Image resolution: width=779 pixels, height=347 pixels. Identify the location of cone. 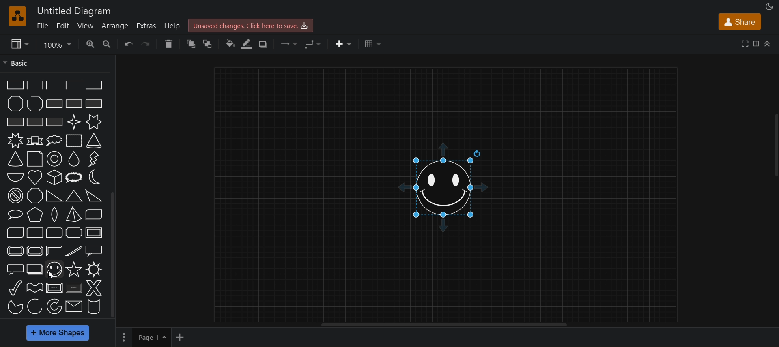
(94, 140).